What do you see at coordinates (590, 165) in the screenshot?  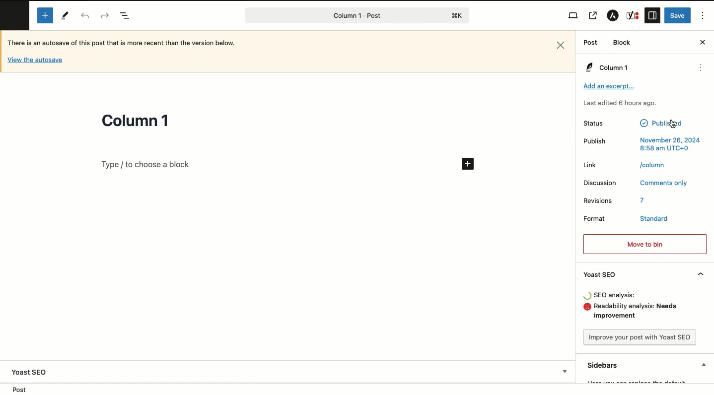 I see `Link` at bounding box center [590, 165].